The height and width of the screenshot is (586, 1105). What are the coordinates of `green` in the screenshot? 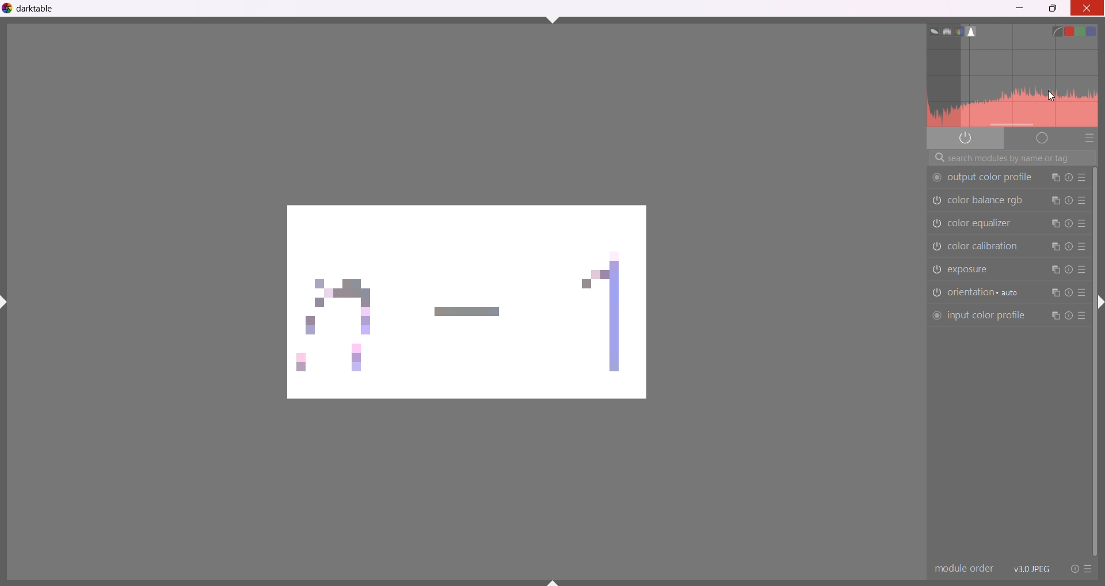 It's located at (1084, 31).